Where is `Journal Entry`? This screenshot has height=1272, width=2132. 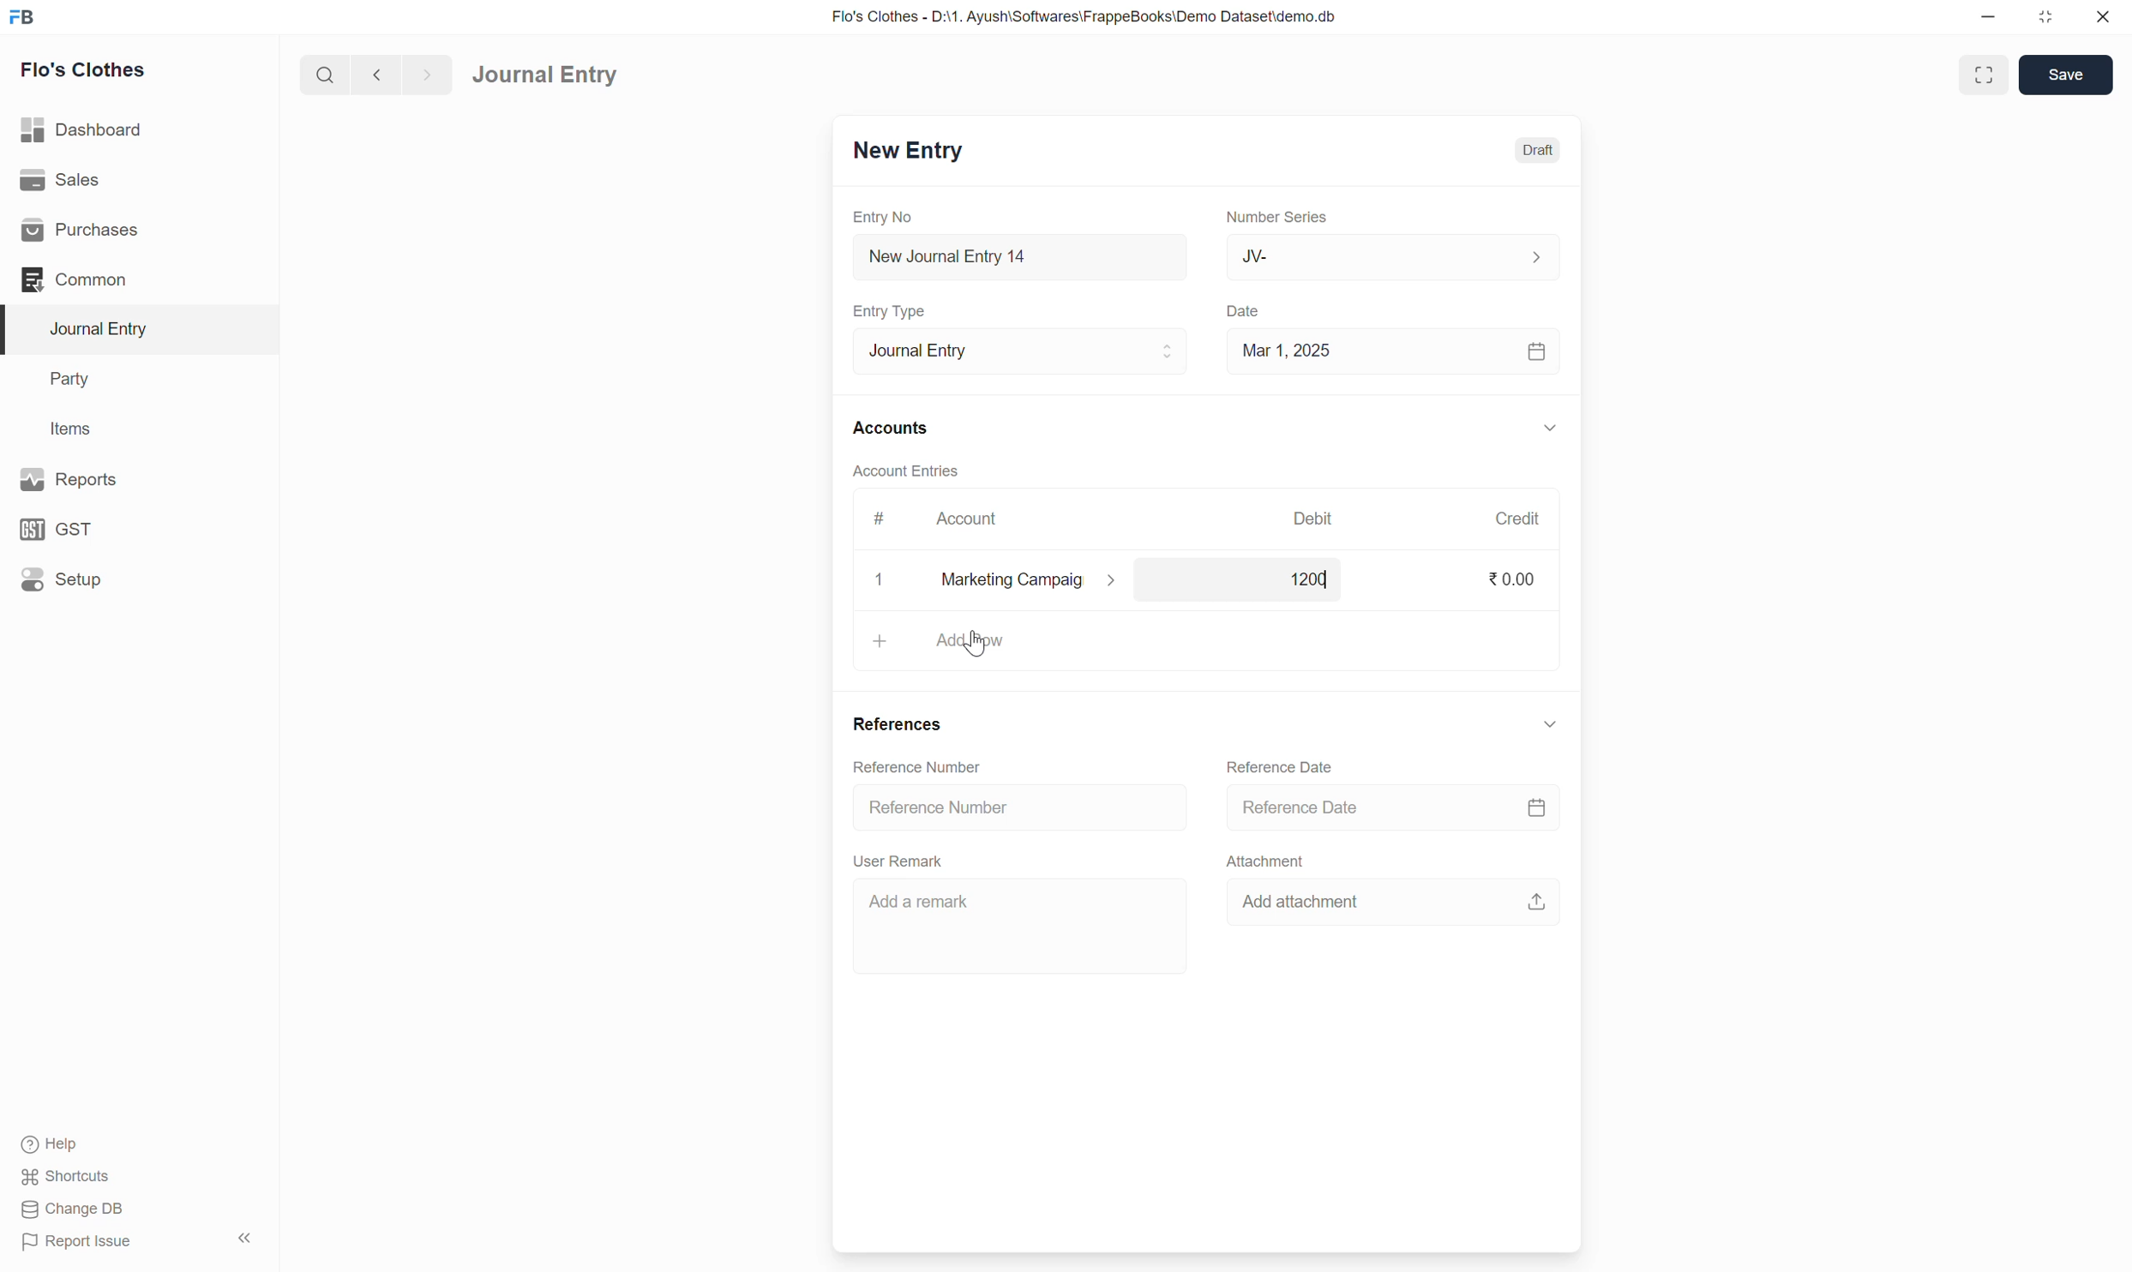
Journal Entry is located at coordinates (1020, 350).